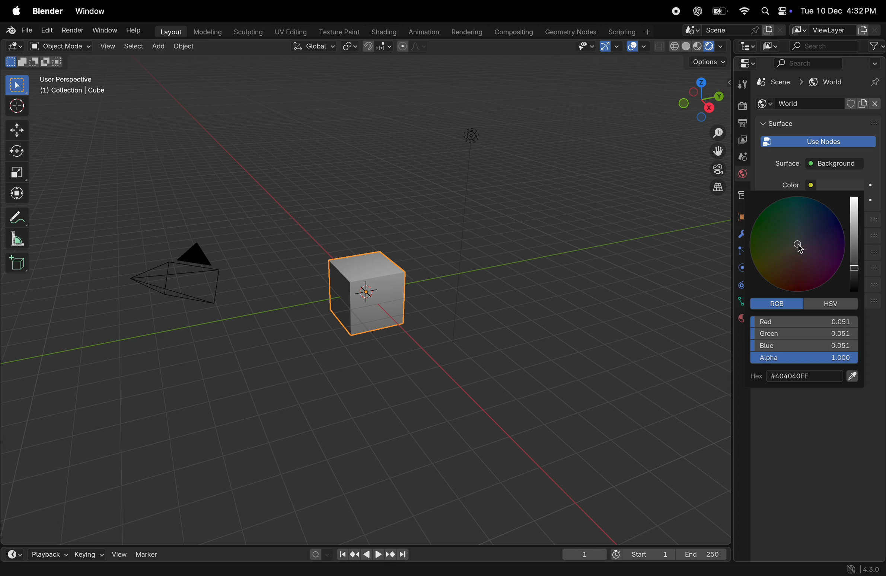 The image size is (886, 576). Describe the element at coordinates (801, 185) in the screenshot. I see `Color ©` at that location.